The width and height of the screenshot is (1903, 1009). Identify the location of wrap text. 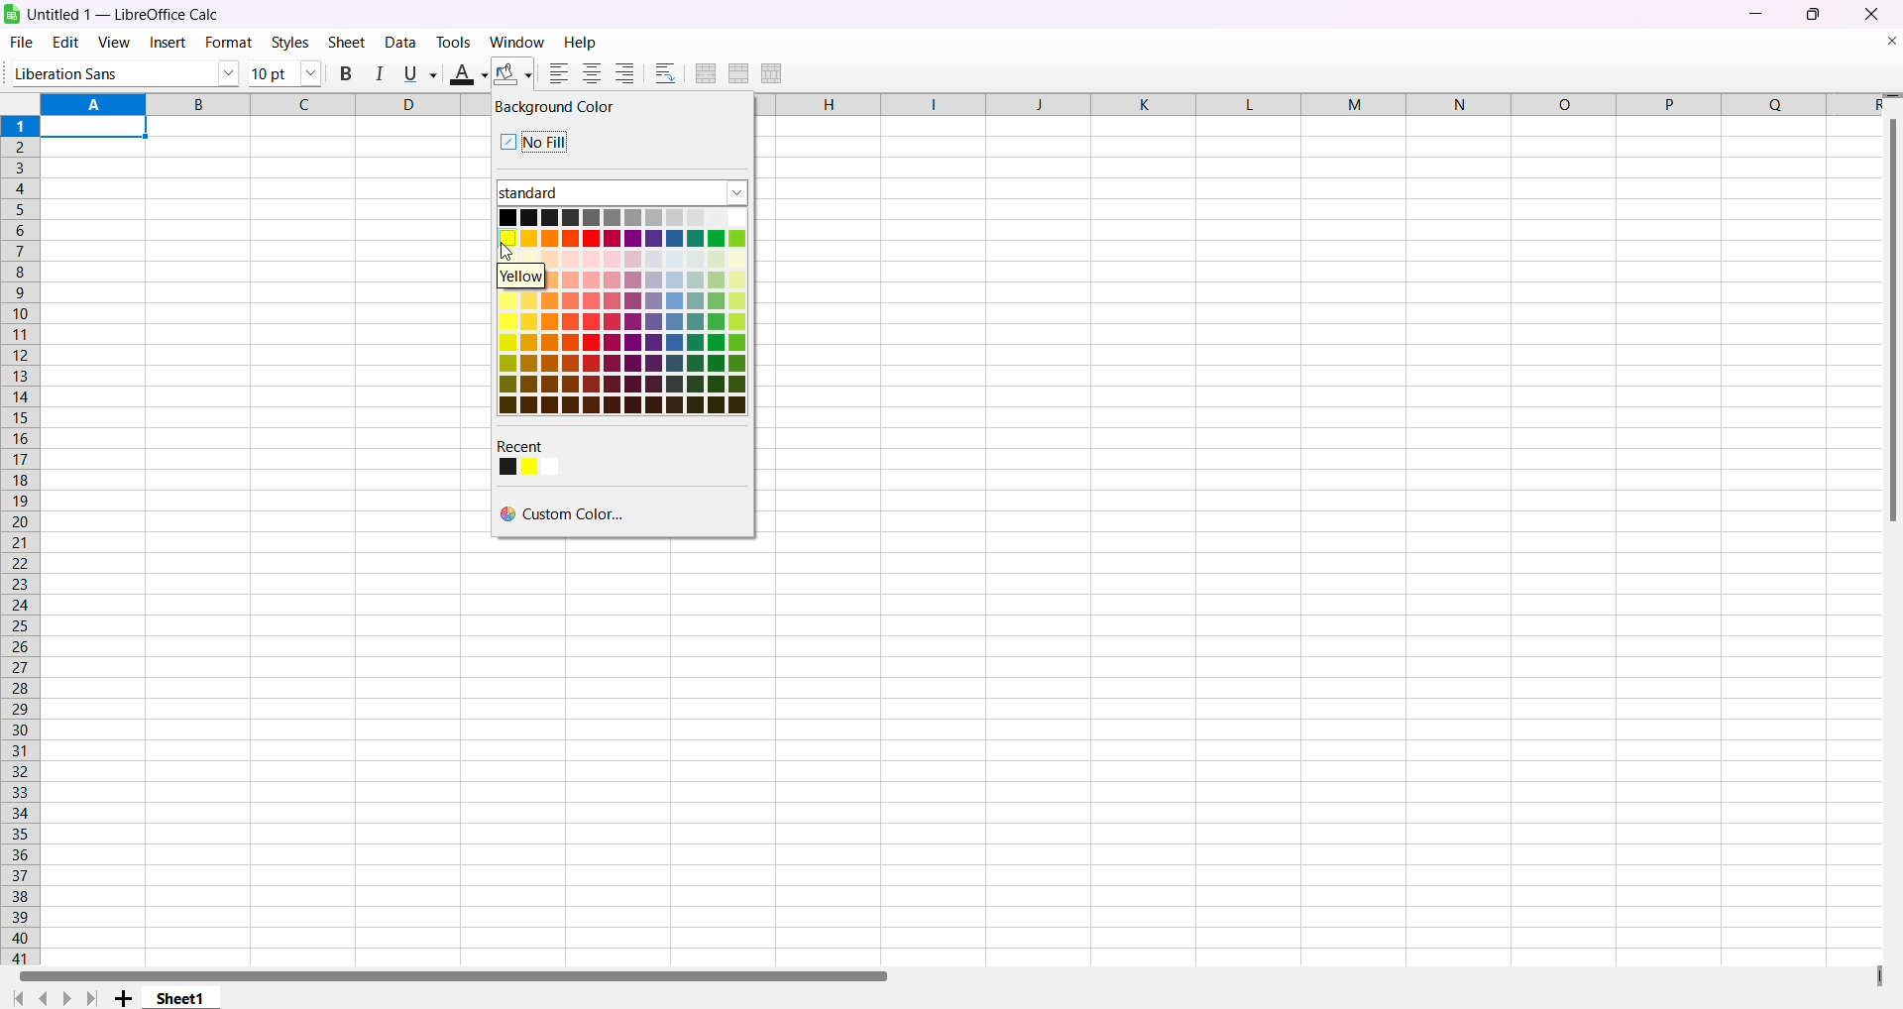
(664, 71).